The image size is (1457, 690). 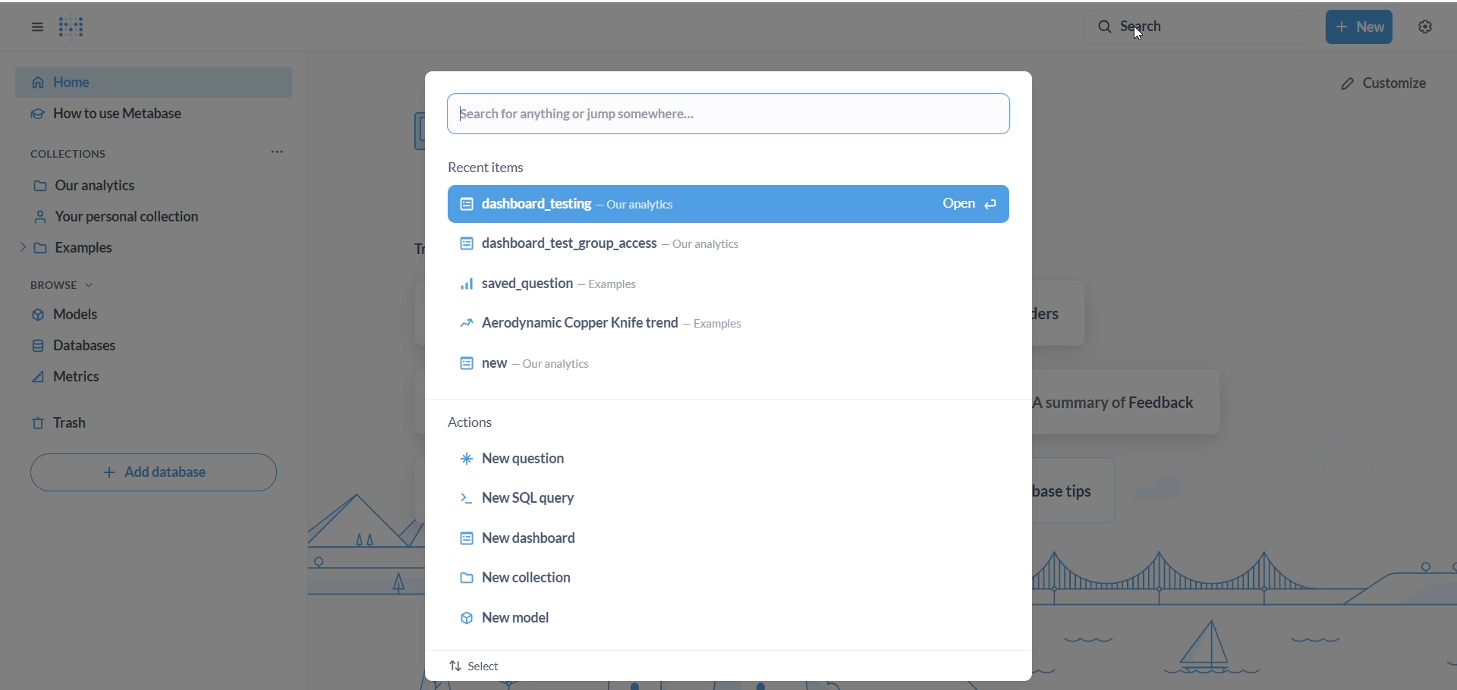 What do you see at coordinates (699, 499) in the screenshot?
I see `new SQL query` at bounding box center [699, 499].